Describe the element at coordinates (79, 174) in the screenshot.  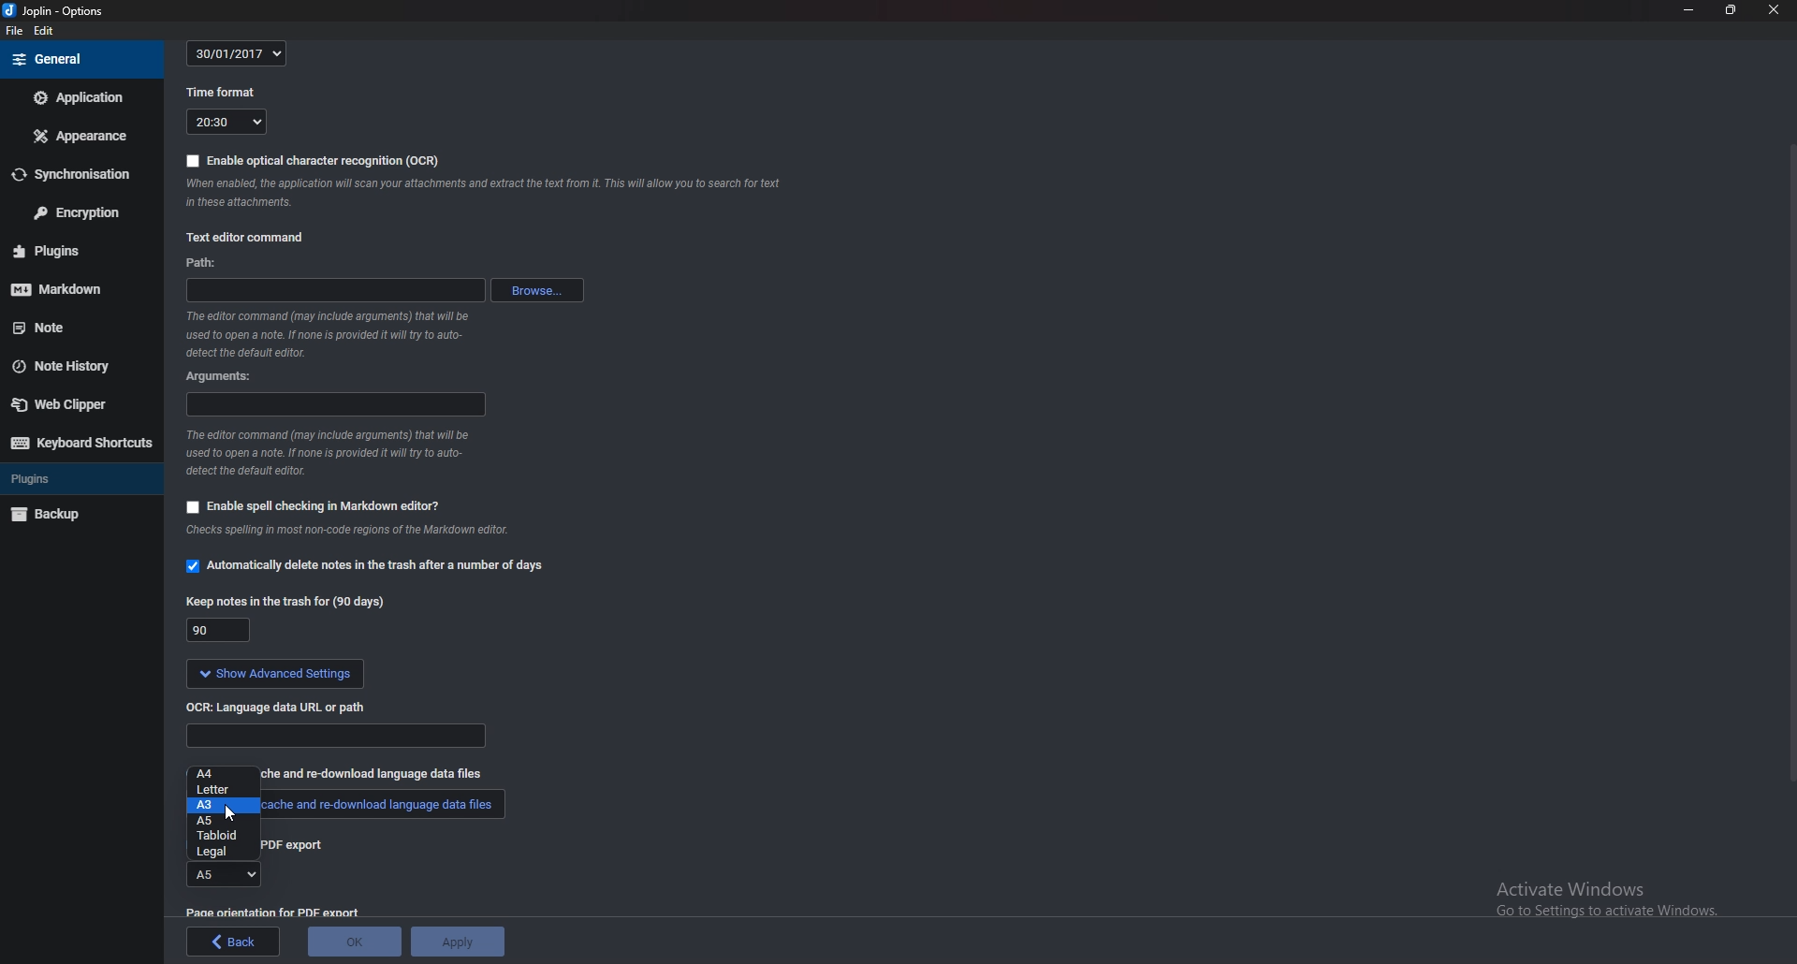
I see `Synchronization` at that location.